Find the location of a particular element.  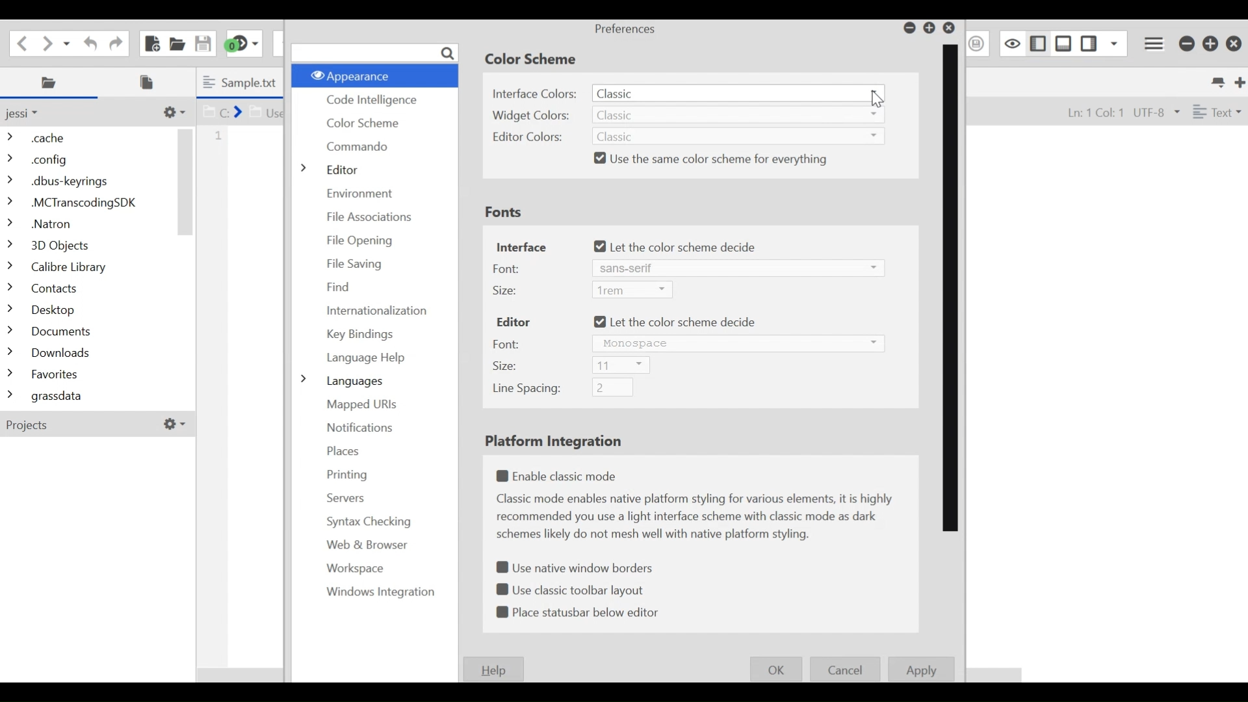

Font dropdown menu is located at coordinates (736, 343).